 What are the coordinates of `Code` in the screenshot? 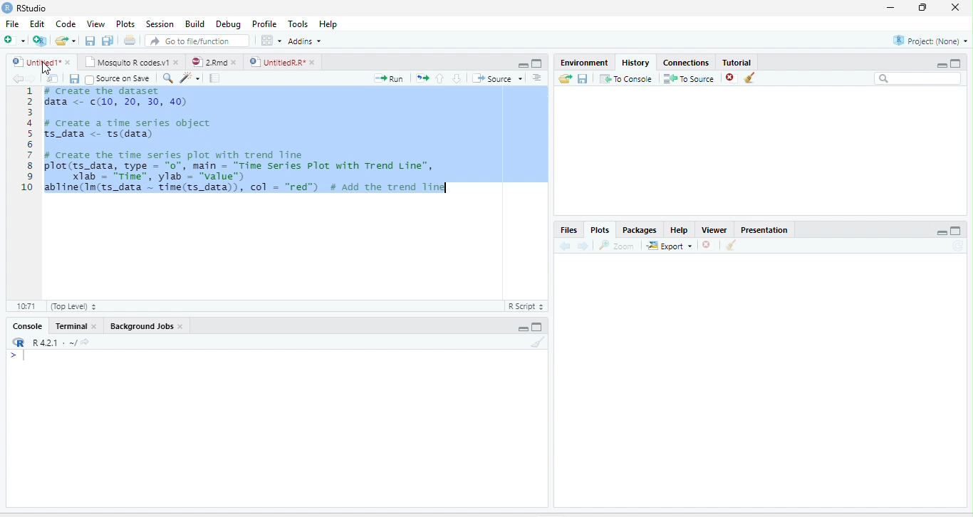 It's located at (66, 23).